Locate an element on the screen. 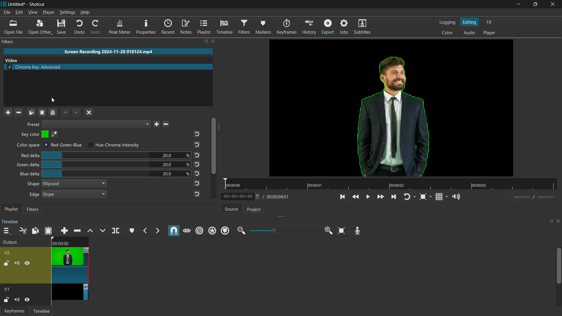  v1 is located at coordinates (8, 289).